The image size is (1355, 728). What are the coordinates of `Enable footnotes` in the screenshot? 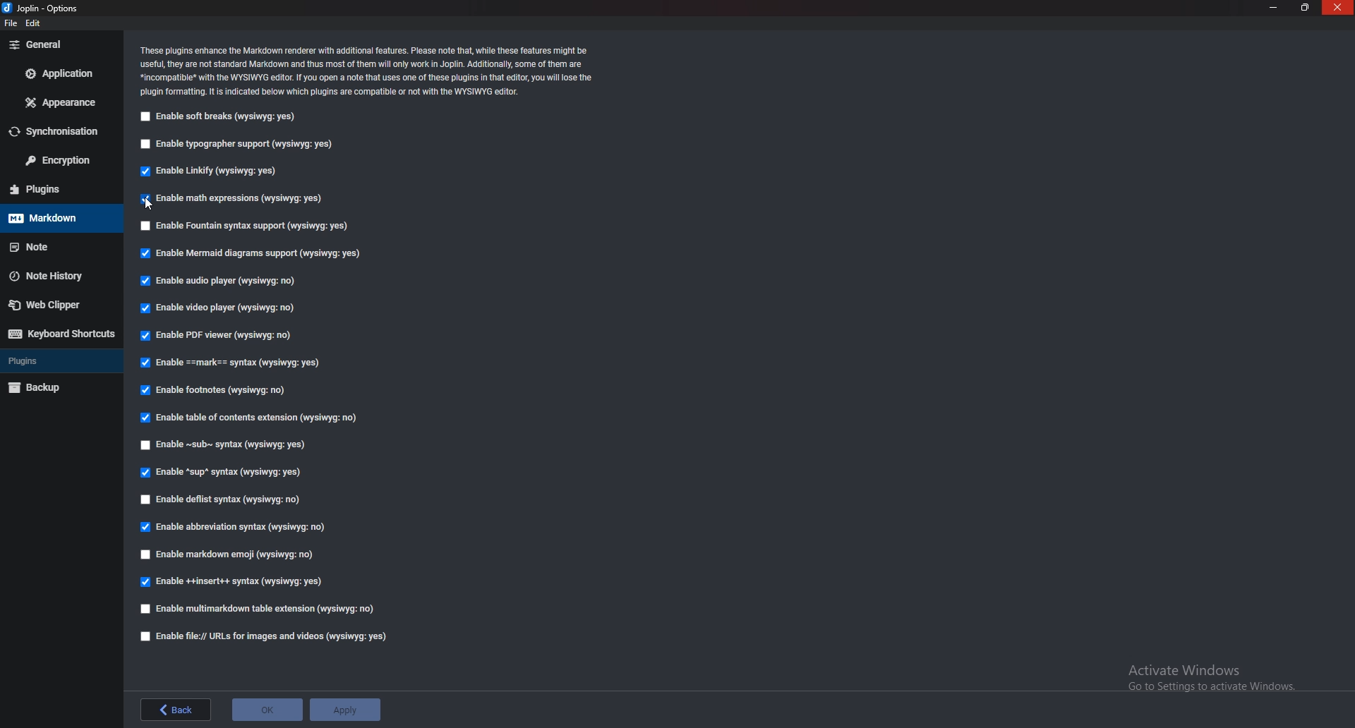 It's located at (217, 389).